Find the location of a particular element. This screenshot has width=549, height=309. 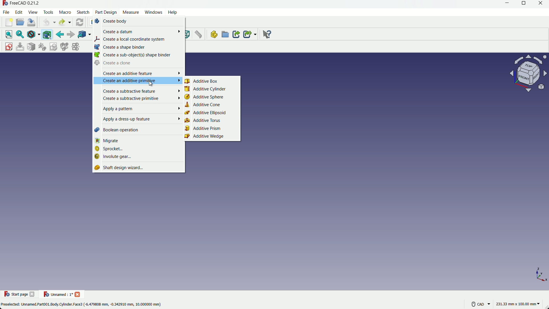

mirror sketch is located at coordinates (76, 47).